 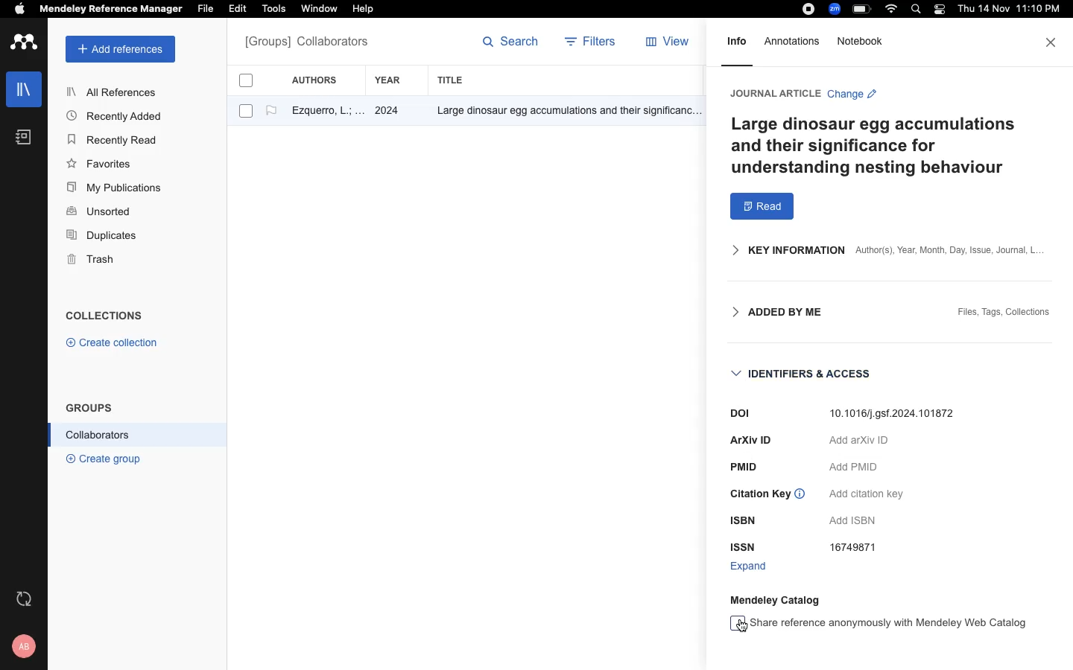 What do you see at coordinates (453, 80) in the screenshot?
I see `title` at bounding box center [453, 80].